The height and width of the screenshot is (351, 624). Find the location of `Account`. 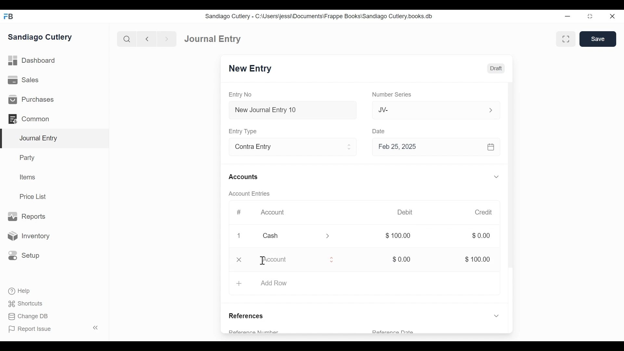

Account is located at coordinates (290, 261).